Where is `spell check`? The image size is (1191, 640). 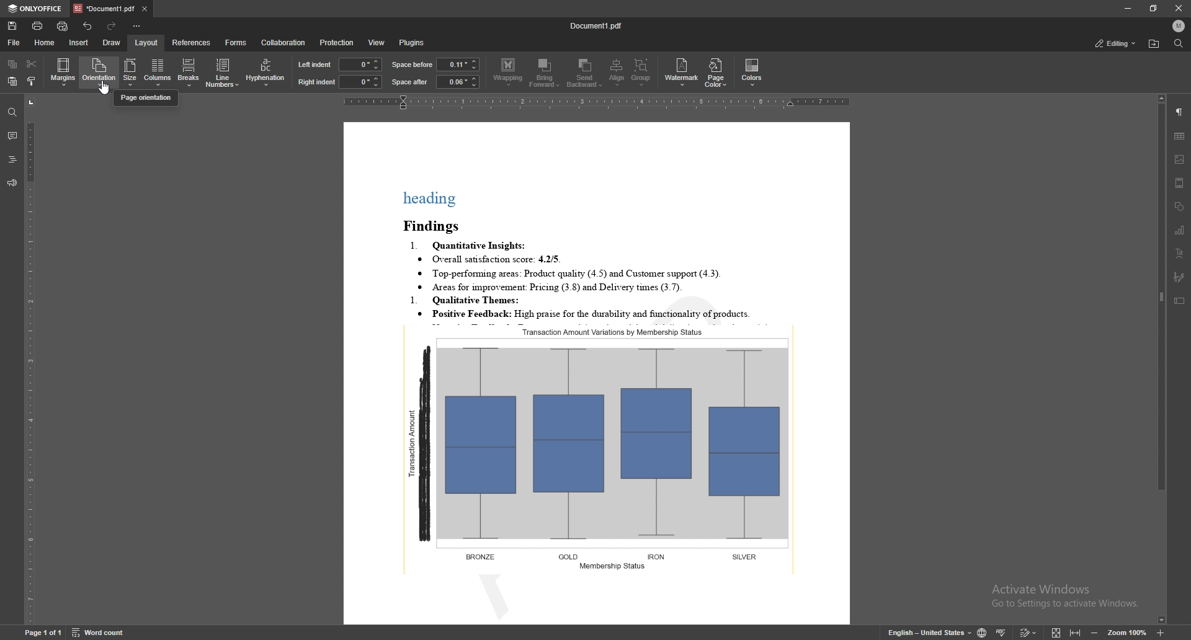 spell check is located at coordinates (1001, 631).